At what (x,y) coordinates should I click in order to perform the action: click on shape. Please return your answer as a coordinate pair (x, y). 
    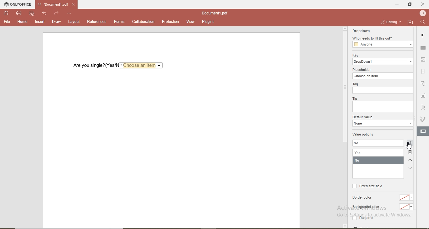
    Looking at the image, I should click on (424, 84).